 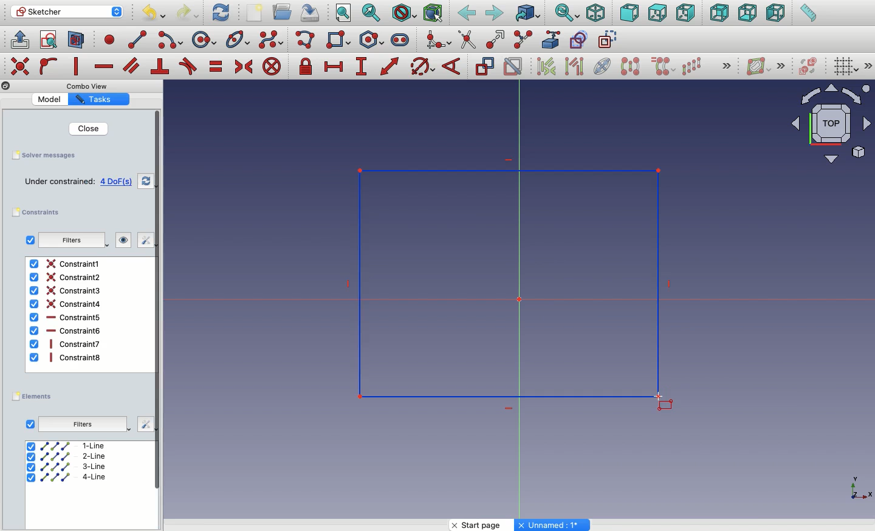 What do you see at coordinates (334, 66) in the screenshot?
I see `constrain horizontal distance` at bounding box center [334, 66].